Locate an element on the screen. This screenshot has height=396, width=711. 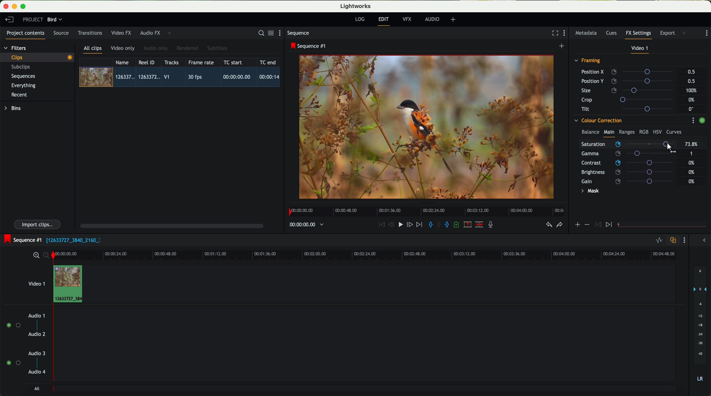
clips is located at coordinates (38, 57).